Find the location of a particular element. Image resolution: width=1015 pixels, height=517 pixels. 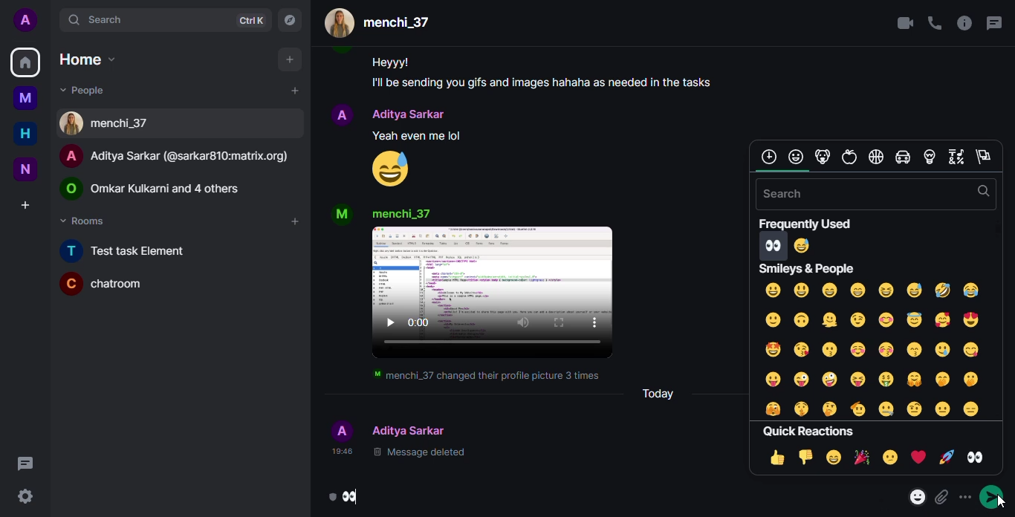

celebrate is located at coordinates (861, 458).